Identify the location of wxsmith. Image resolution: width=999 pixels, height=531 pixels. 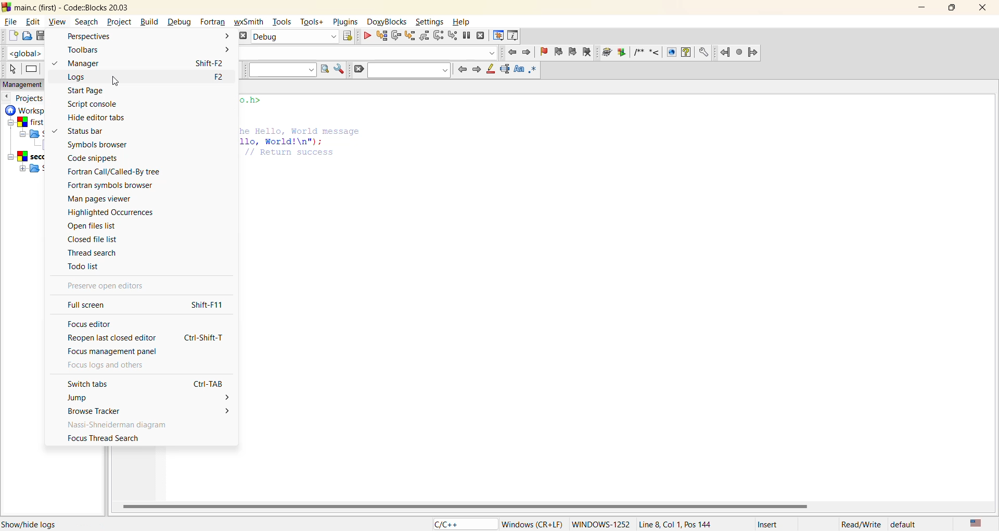
(250, 21).